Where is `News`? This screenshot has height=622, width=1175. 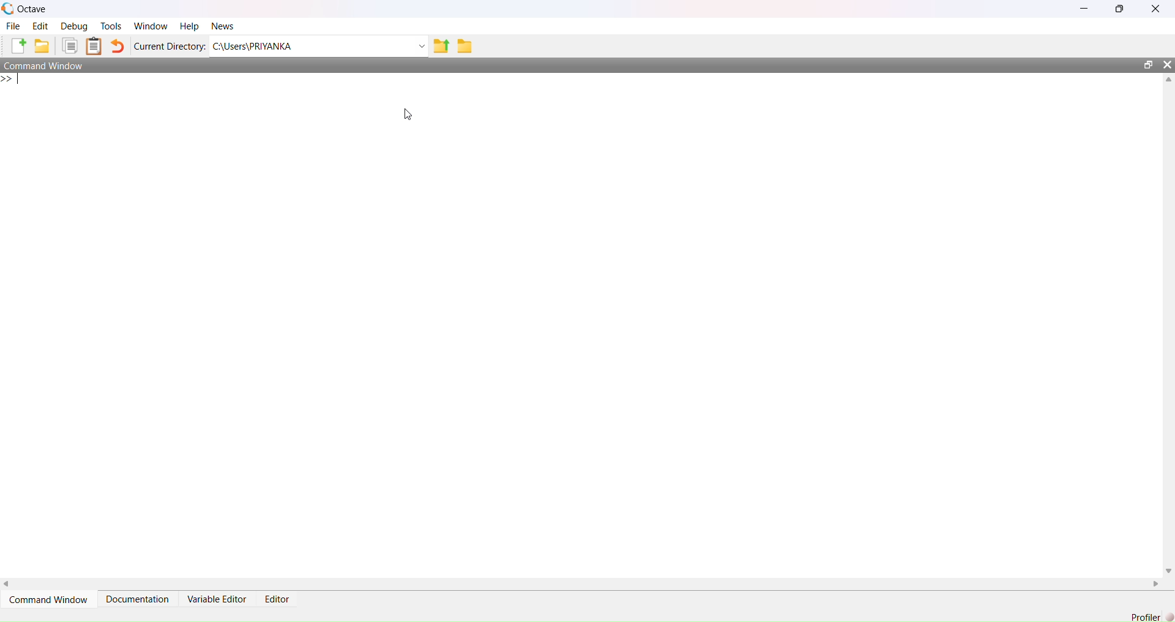
News is located at coordinates (223, 27).